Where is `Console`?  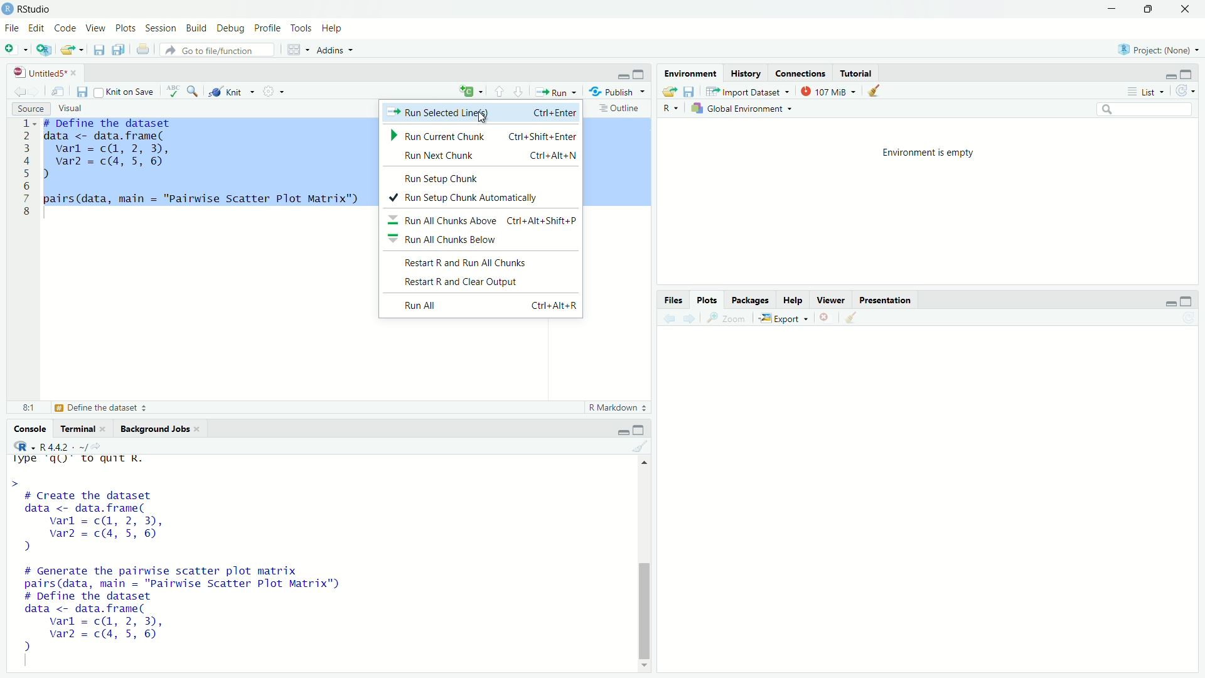
Console is located at coordinates (30, 429).